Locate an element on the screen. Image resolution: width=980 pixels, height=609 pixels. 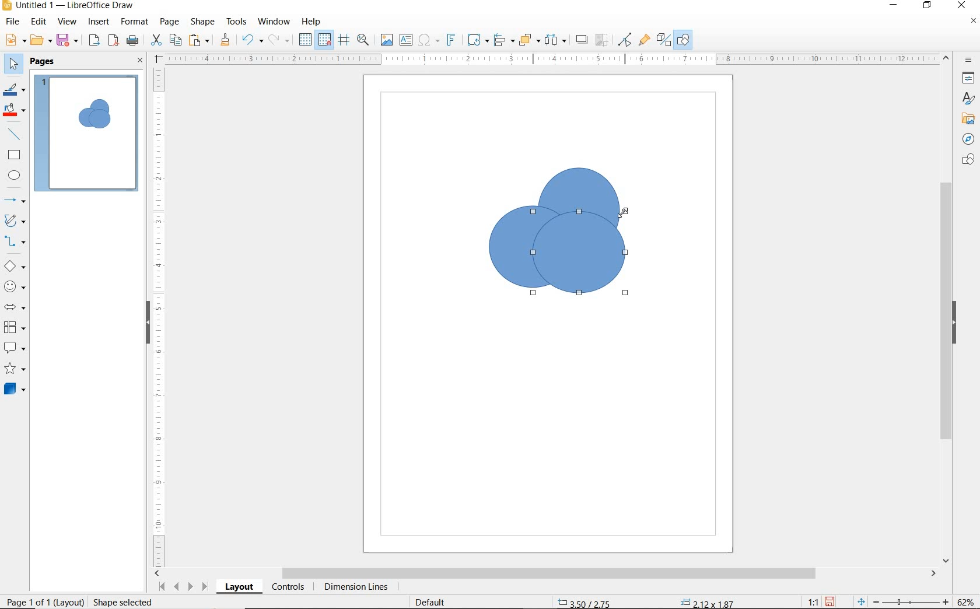
ARRANGE is located at coordinates (529, 40).